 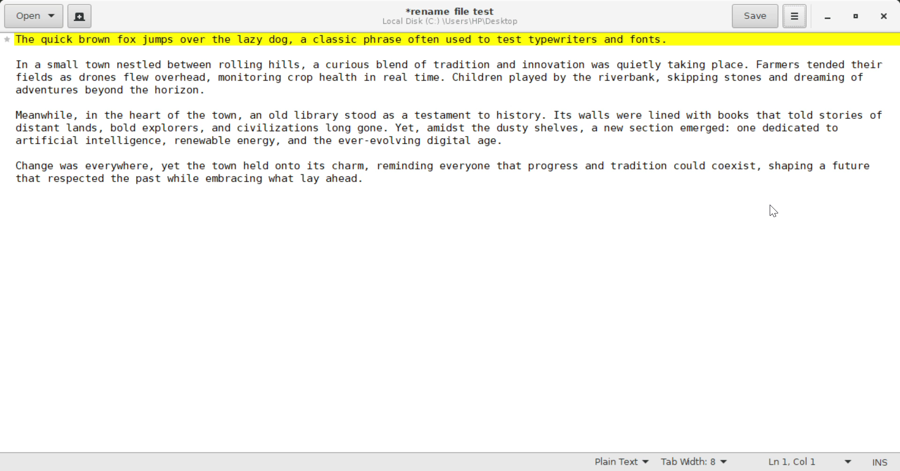 What do you see at coordinates (697, 462) in the screenshot?
I see `Tab Width` at bounding box center [697, 462].